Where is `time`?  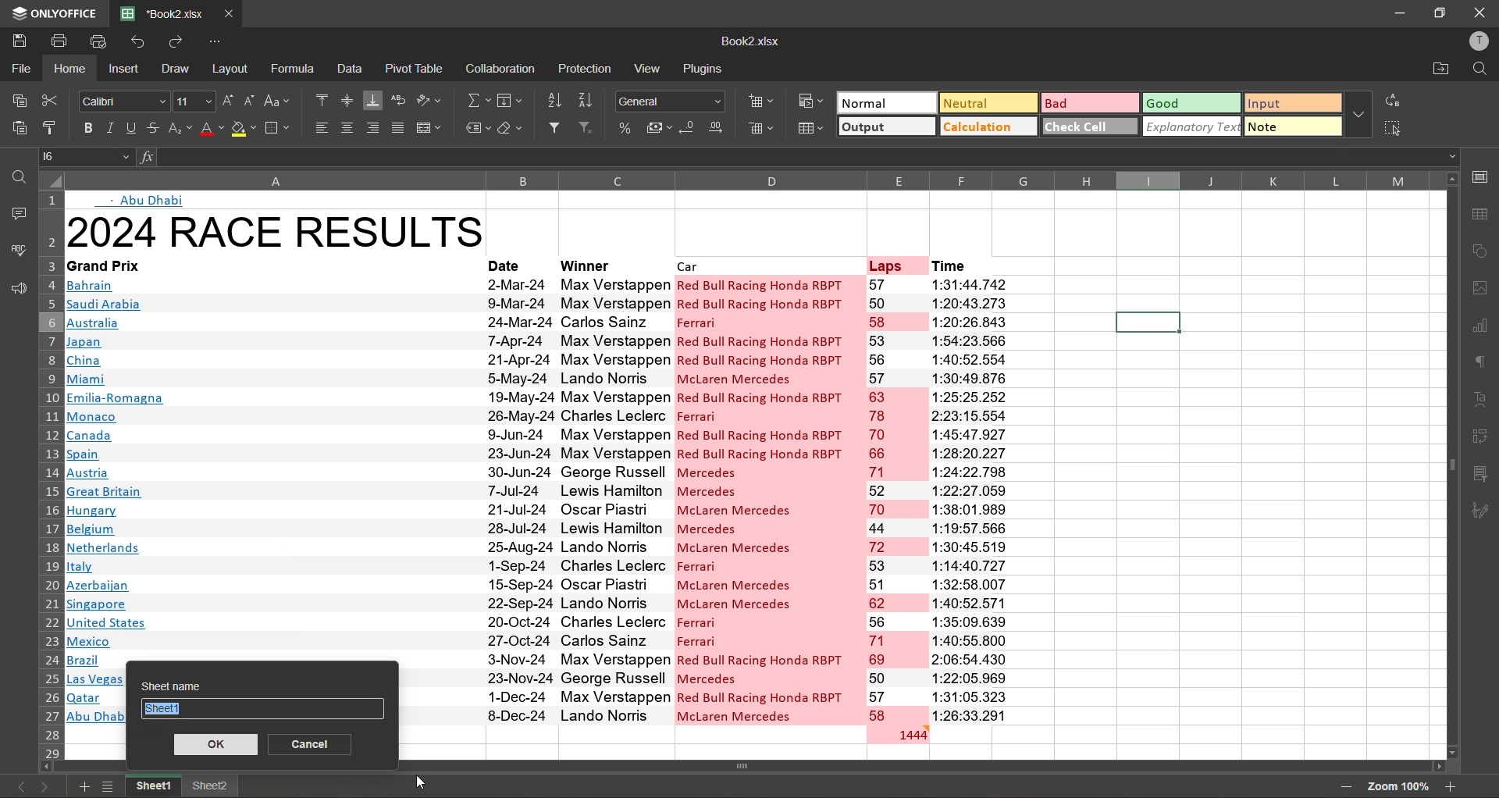
time is located at coordinates (967, 498).